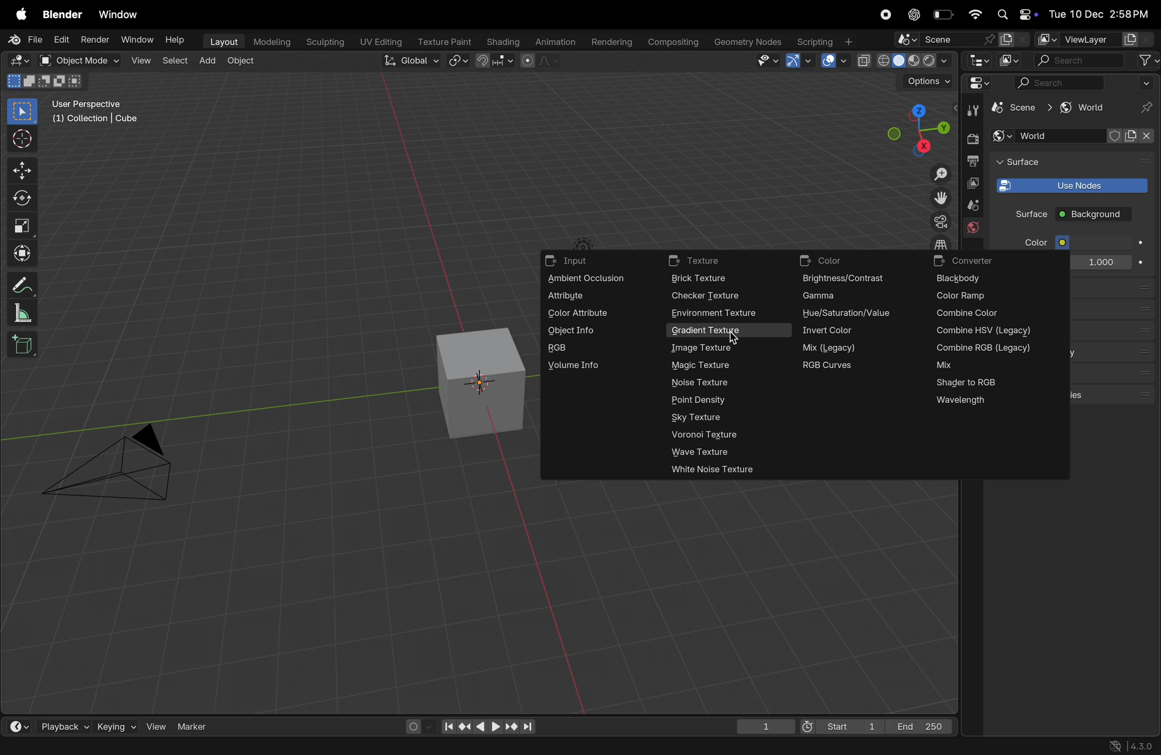 The height and width of the screenshot is (755, 1161). What do you see at coordinates (708, 401) in the screenshot?
I see `Point density` at bounding box center [708, 401].